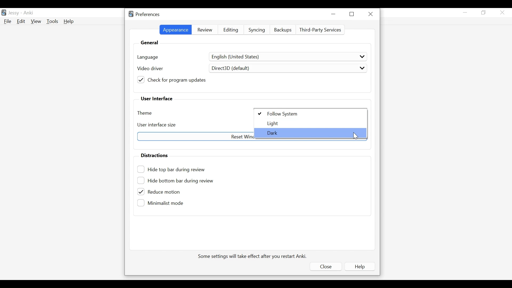  I want to click on Restore, so click(351, 14).